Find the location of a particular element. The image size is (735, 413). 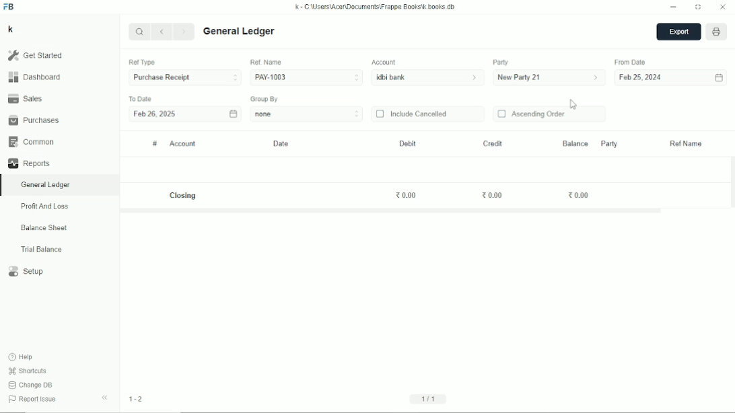

Dashboard is located at coordinates (34, 77).